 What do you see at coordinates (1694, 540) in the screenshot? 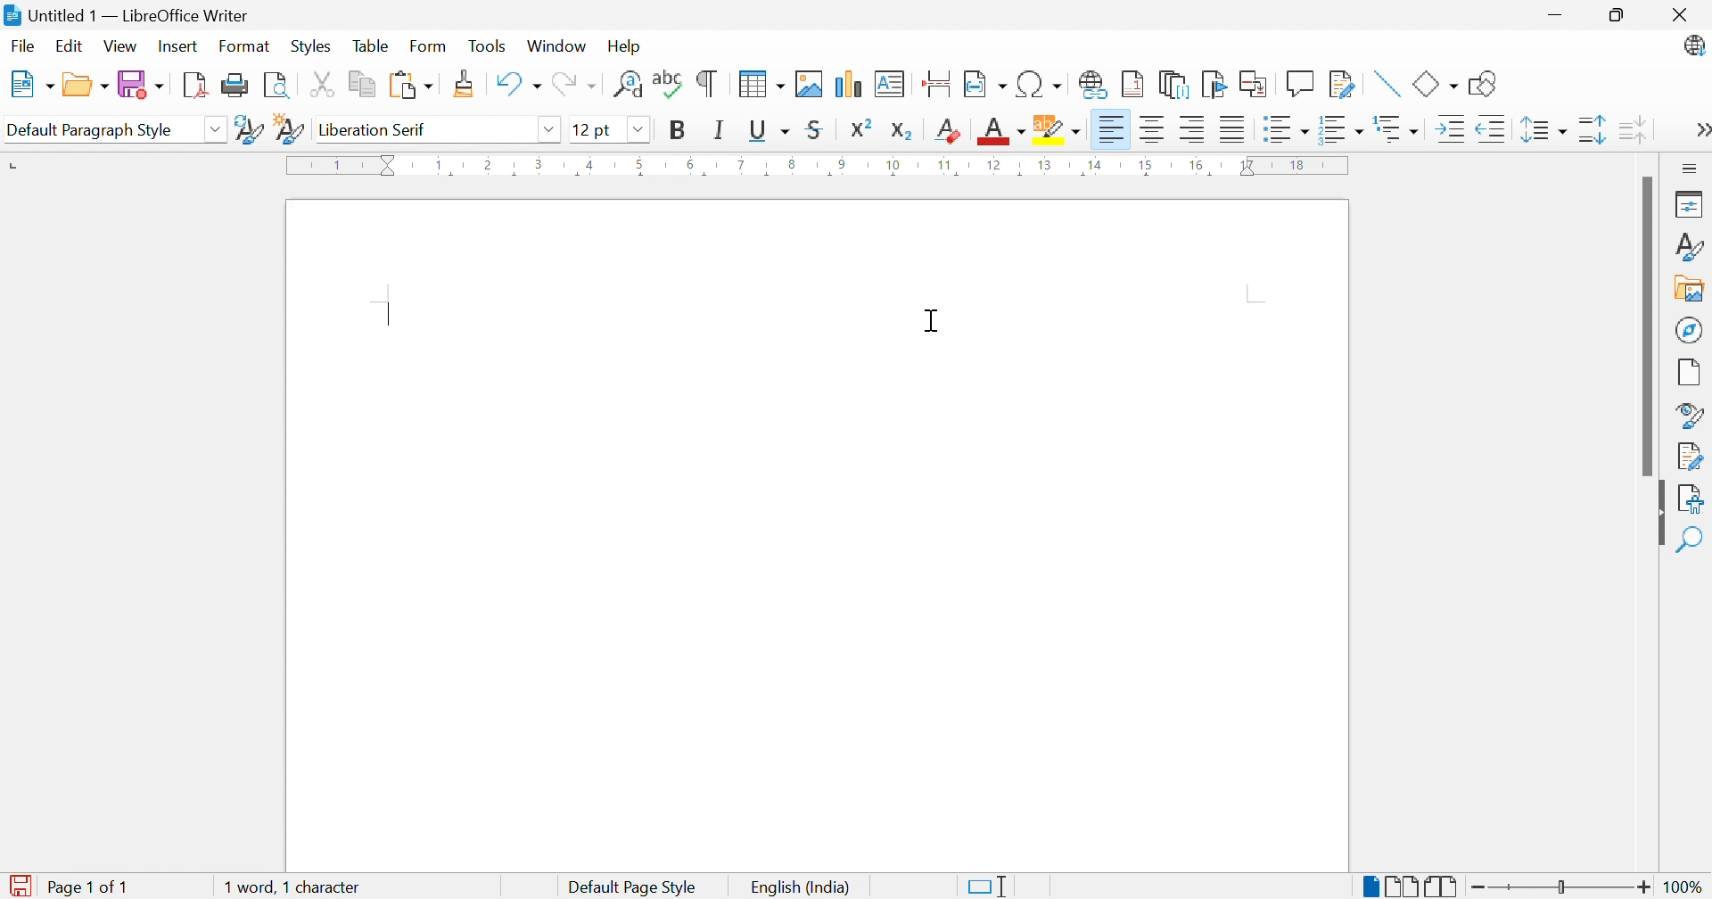
I see `Find` at bounding box center [1694, 540].